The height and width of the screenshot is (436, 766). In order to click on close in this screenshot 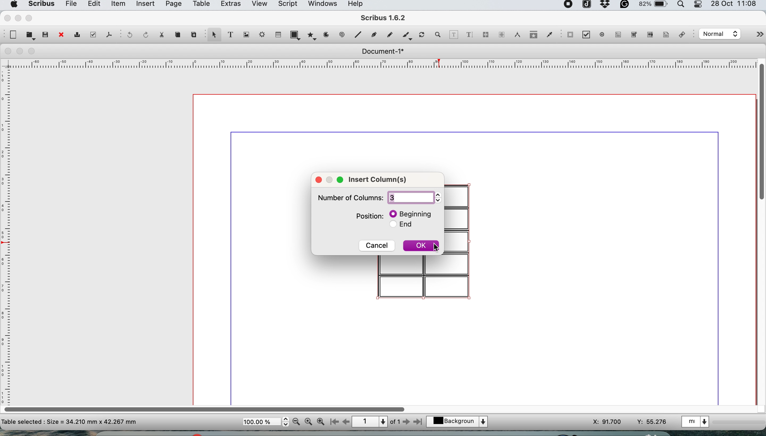, I will do `click(6, 17)`.